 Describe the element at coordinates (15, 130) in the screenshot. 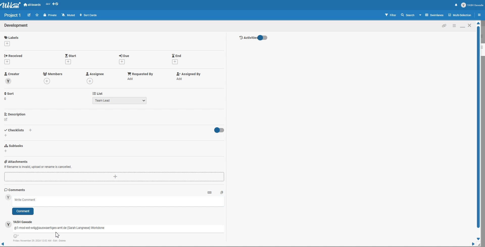

I see `Add Checklist` at that location.